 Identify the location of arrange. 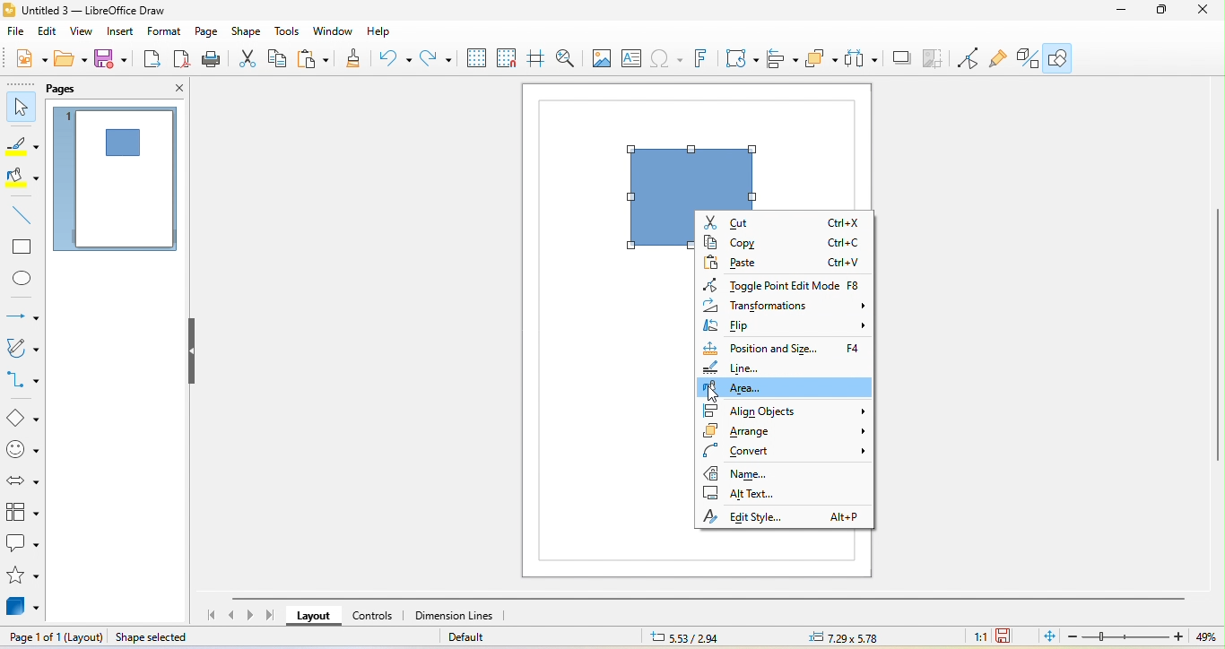
(821, 61).